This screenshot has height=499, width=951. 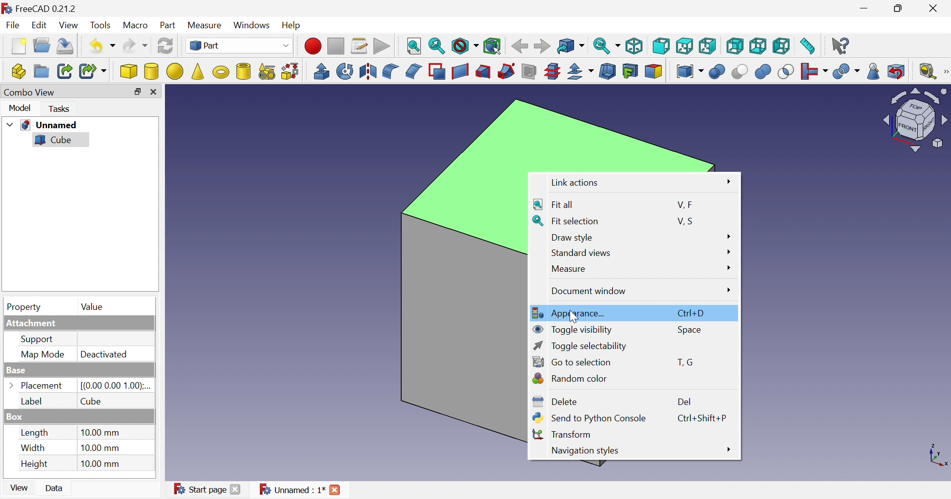 I want to click on Loft, so click(x=483, y=72).